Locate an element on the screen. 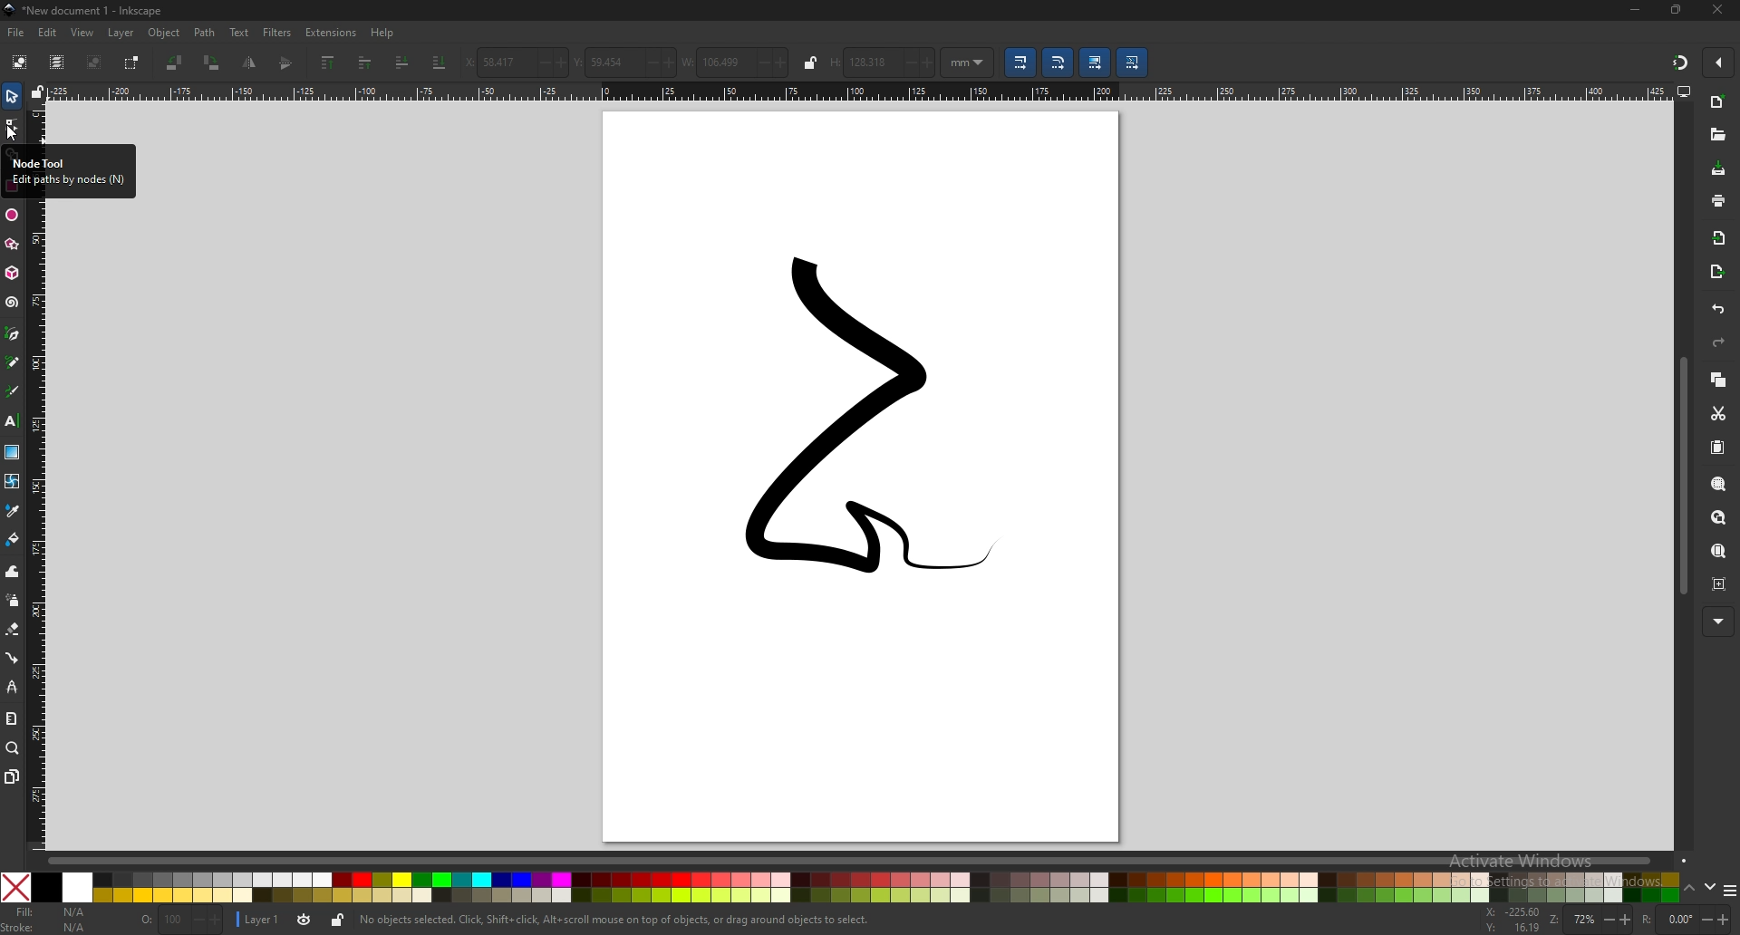 Image resolution: width=1740 pixels, height=935 pixels. lock is located at coordinates (336, 922).